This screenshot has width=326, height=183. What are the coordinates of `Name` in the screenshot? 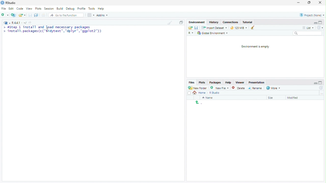 It's located at (208, 98).